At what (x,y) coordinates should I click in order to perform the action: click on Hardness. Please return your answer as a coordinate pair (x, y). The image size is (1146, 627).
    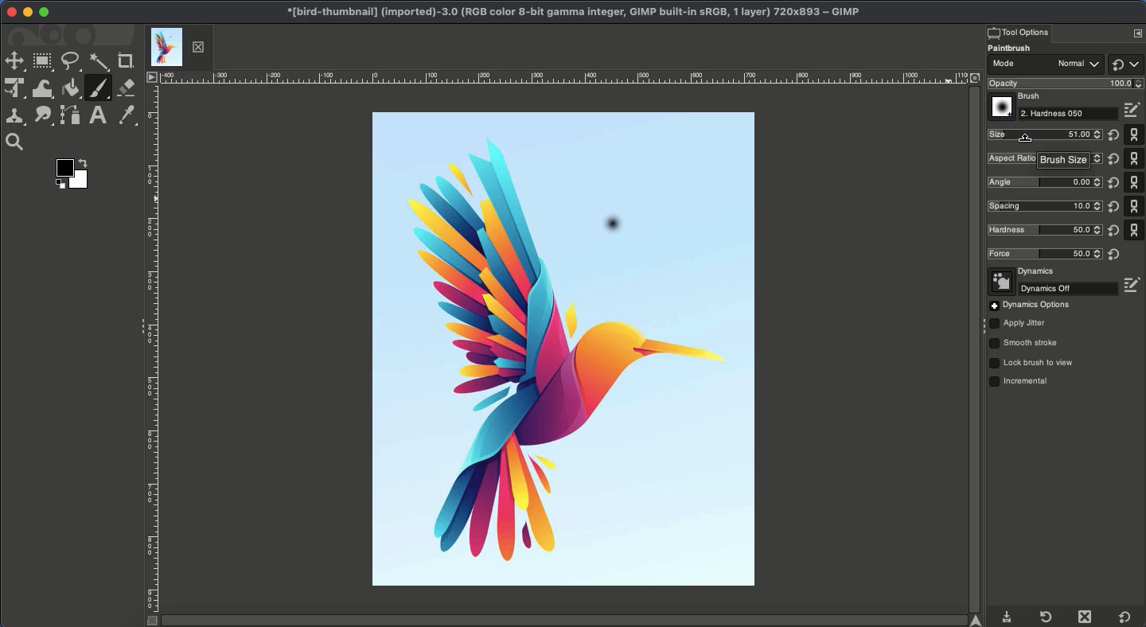
    Looking at the image, I should click on (1070, 114).